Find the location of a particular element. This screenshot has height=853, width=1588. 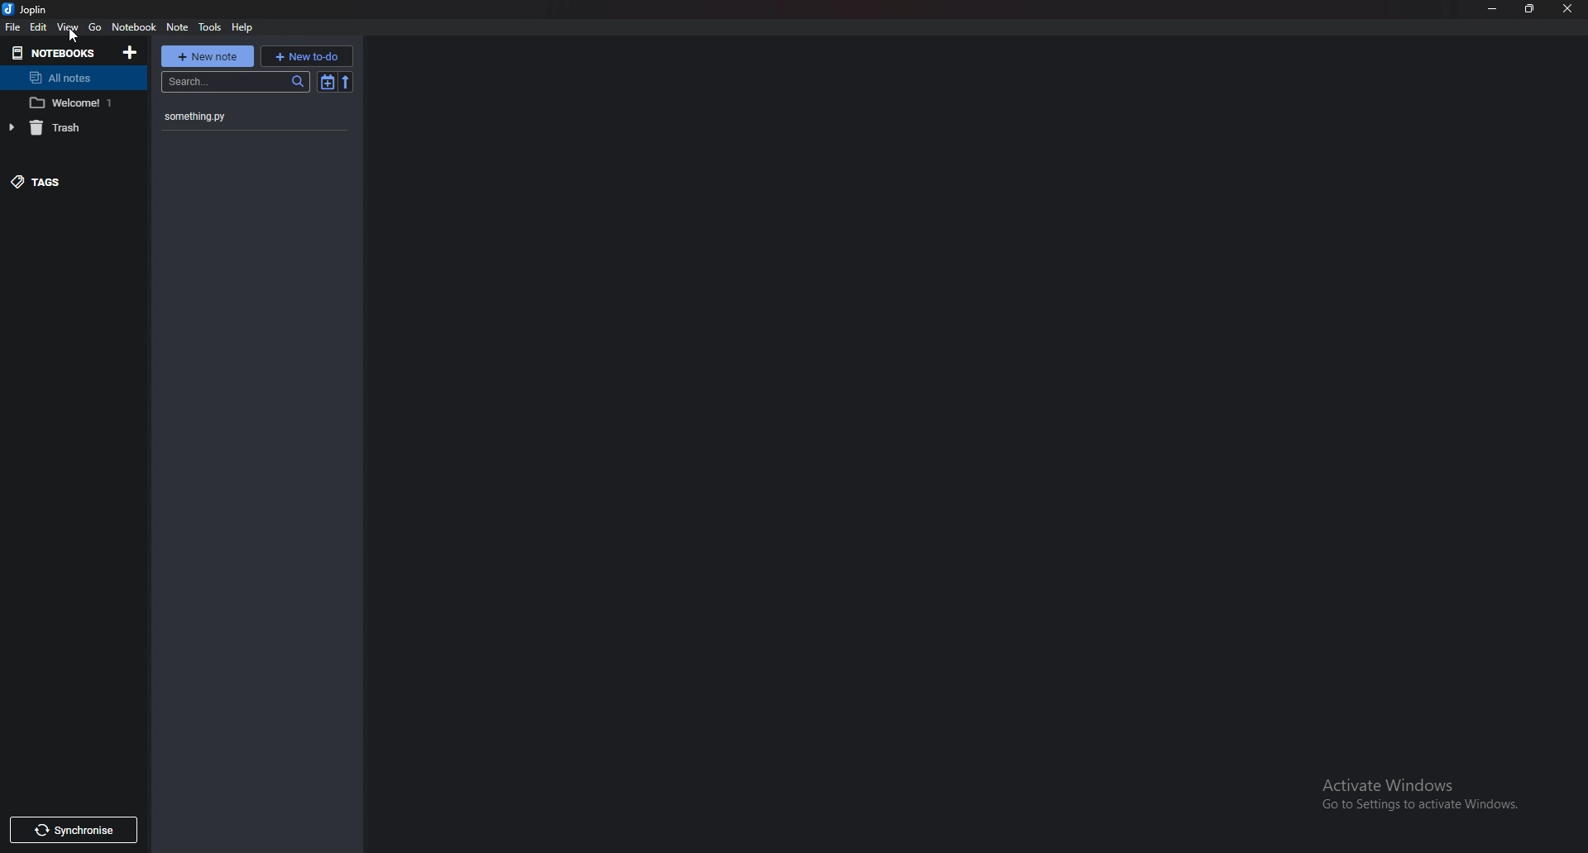

help is located at coordinates (243, 29).